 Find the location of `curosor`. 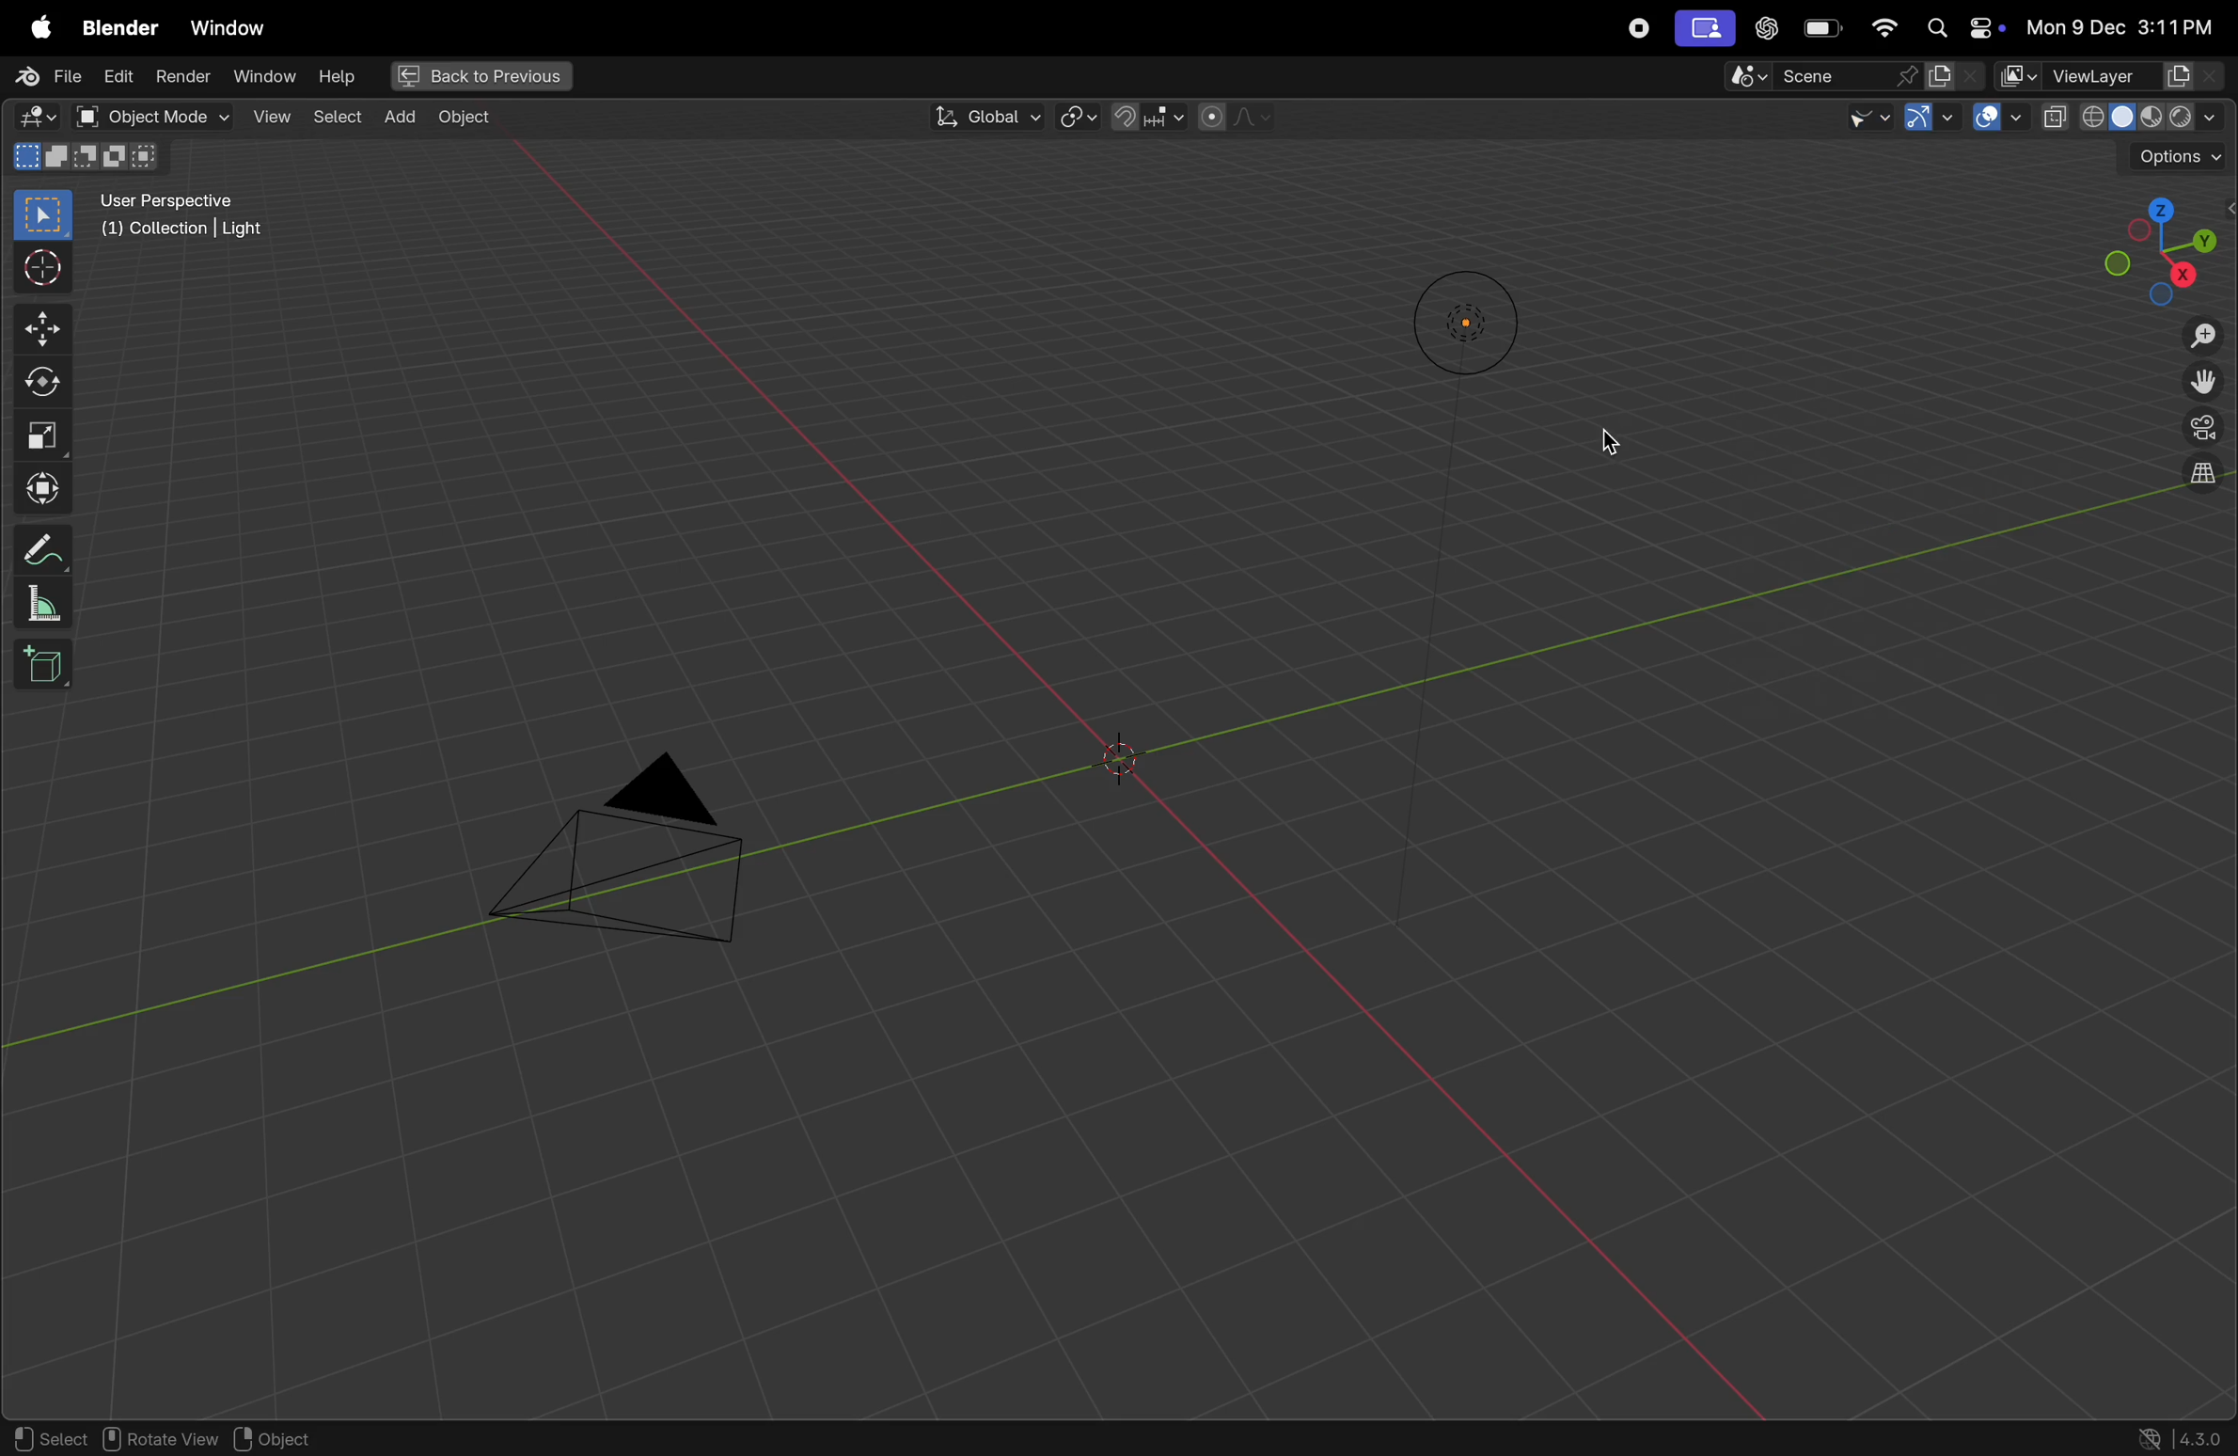

curosor is located at coordinates (1619, 438).